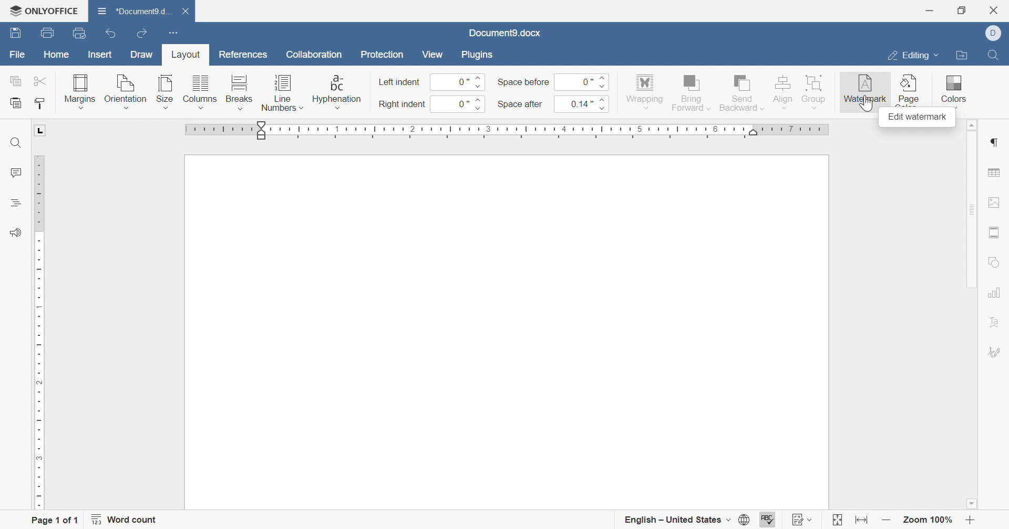 The width and height of the screenshot is (1009, 529). Describe the element at coordinates (57, 56) in the screenshot. I see `home` at that location.